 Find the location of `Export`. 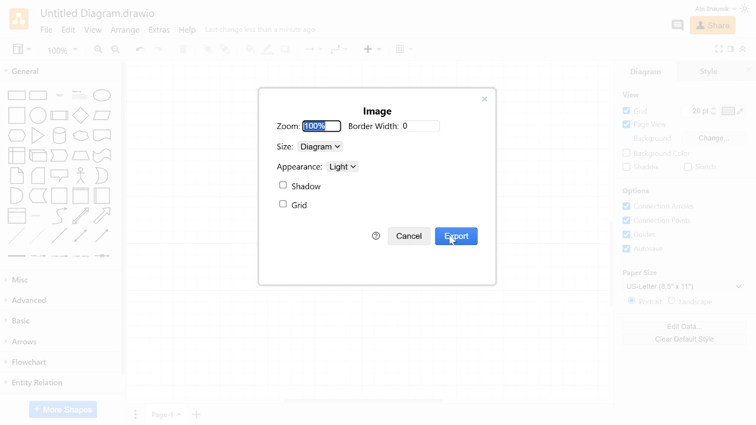

Export is located at coordinates (457, 235).